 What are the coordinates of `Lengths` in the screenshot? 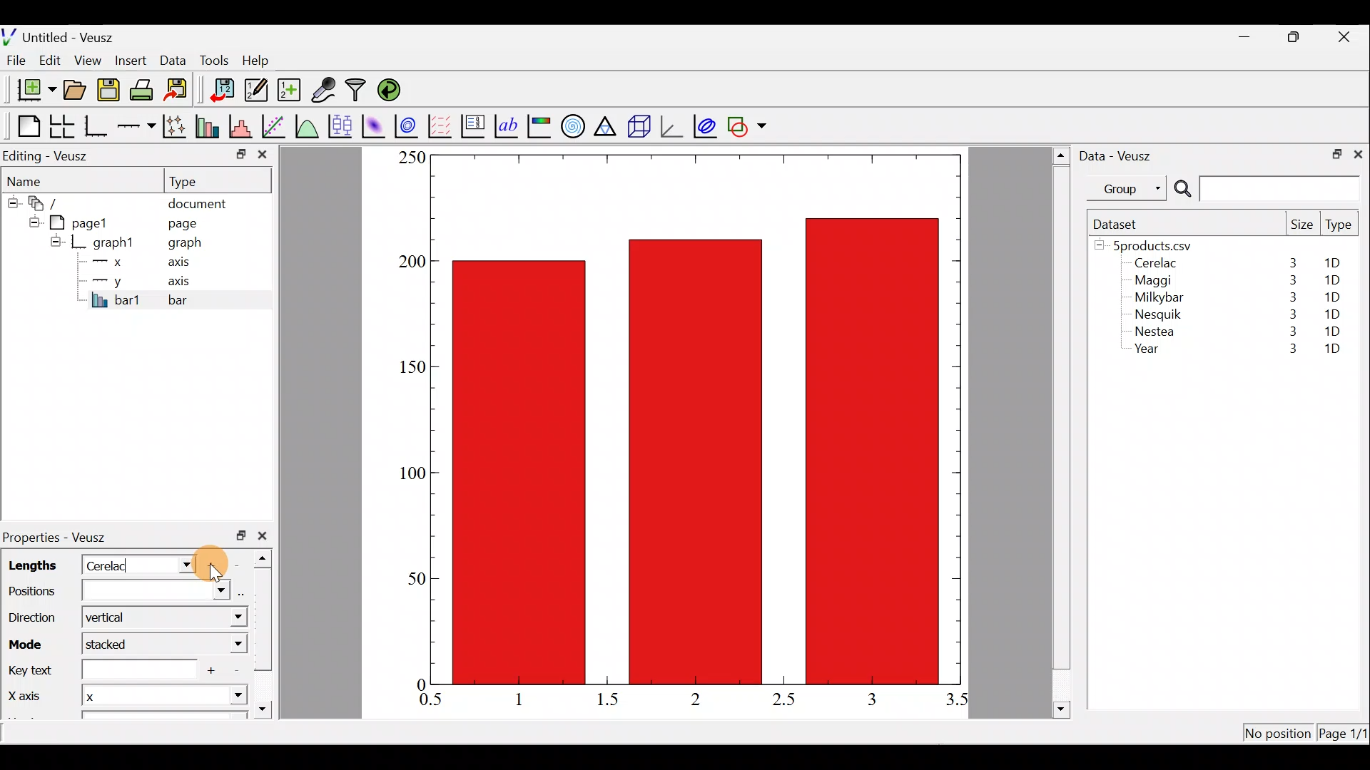 It's located at (30, 565).